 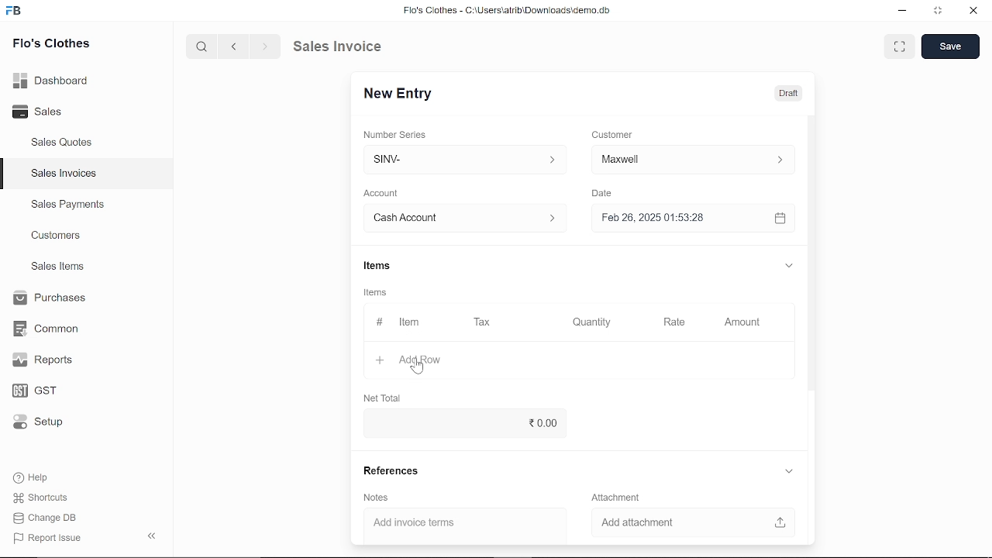 What do you see at coordinates (265, 46) in the screenshot?
I see `next` at bounding box center [265, 46].